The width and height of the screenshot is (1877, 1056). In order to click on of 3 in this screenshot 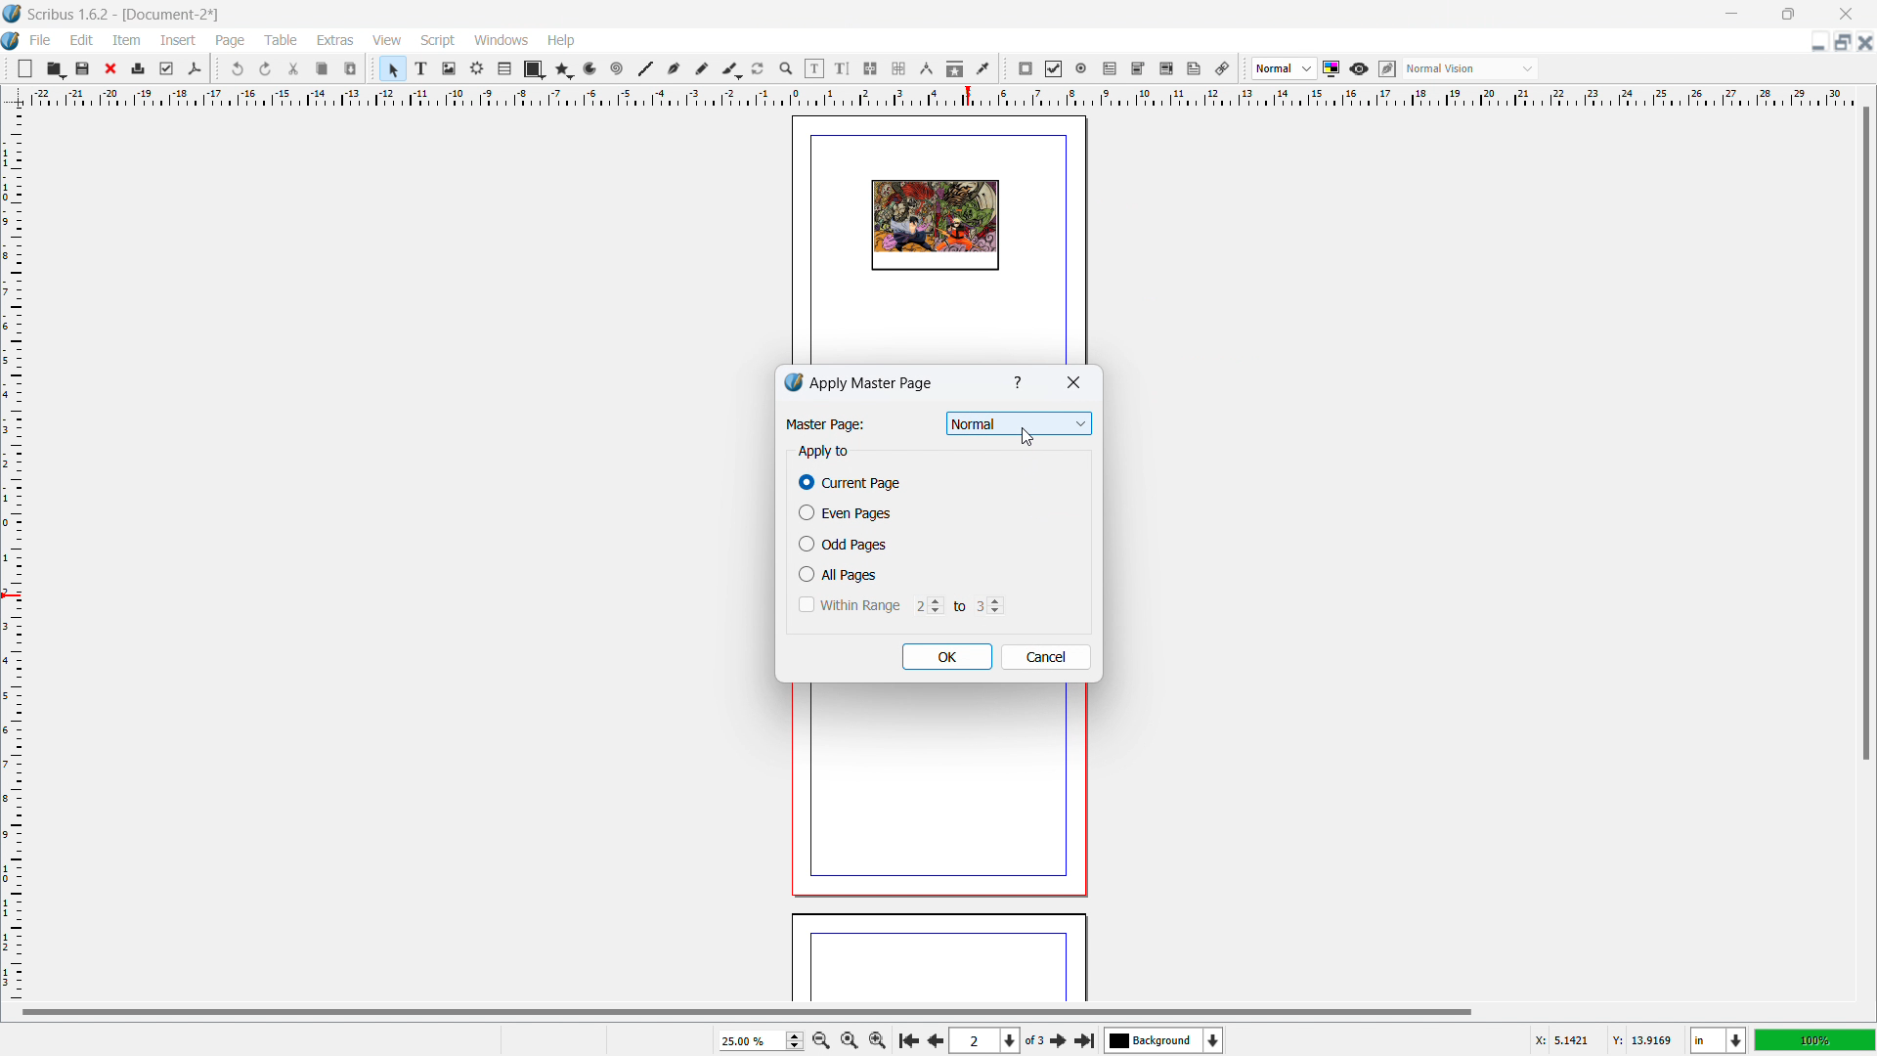, I will do `click(1034, 1041)`.